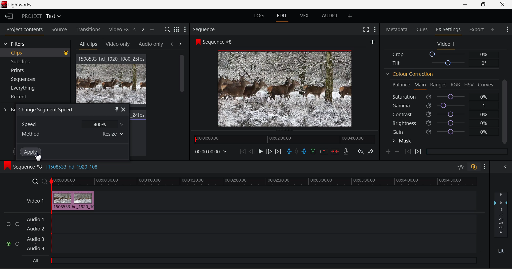 Image resolution: width=512 pixels, height=269 pixels. Describe the element at coordinates (350, 15) in the screenshot. I see `Add Layouts` at that location.